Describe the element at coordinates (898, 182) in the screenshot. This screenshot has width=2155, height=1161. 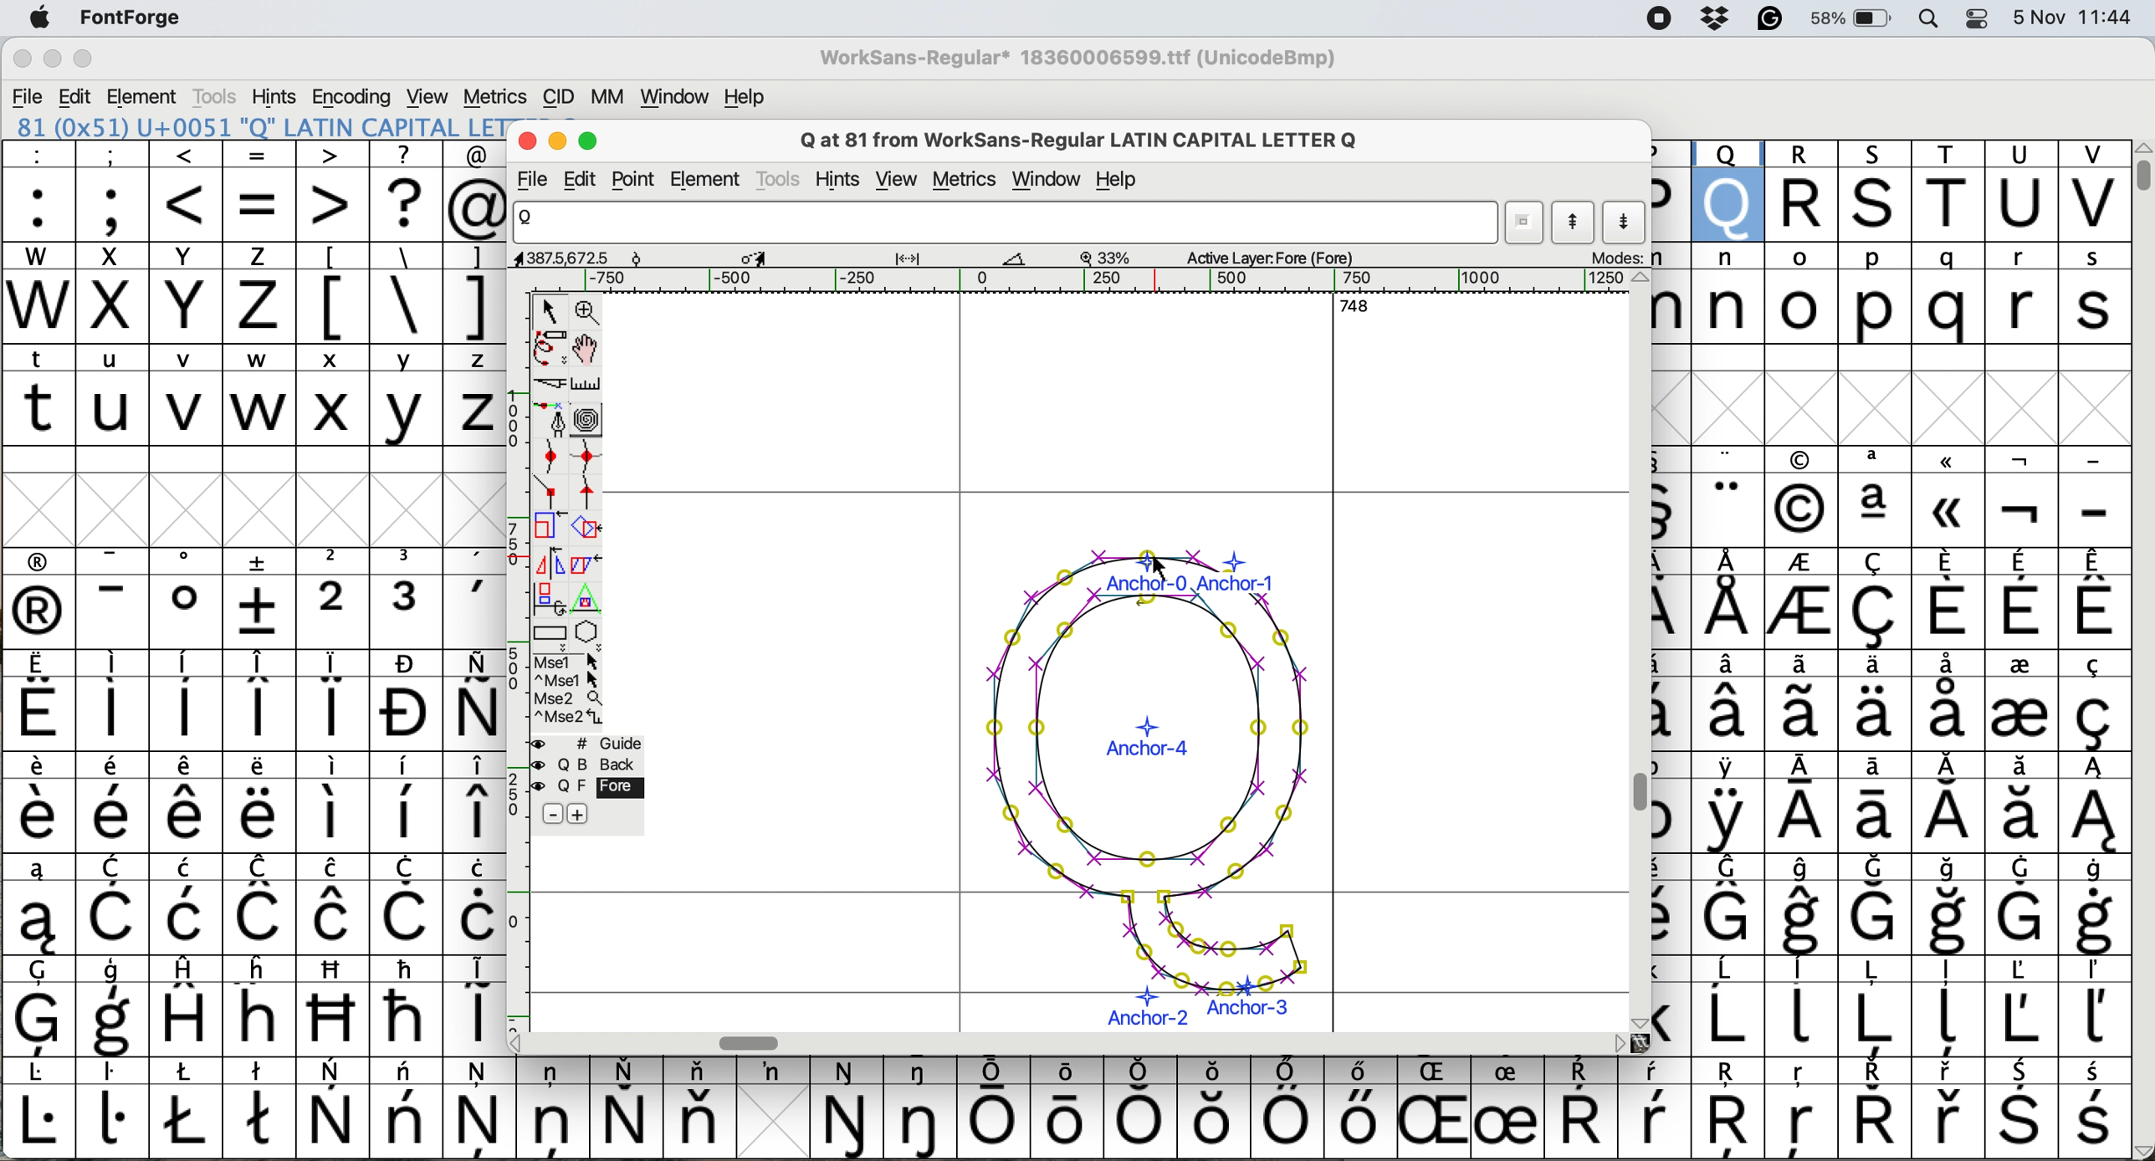
I see `view` at that location.